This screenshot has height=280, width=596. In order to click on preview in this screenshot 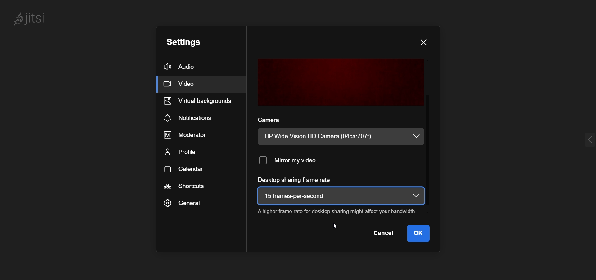, I will do `click(340, 81)`.